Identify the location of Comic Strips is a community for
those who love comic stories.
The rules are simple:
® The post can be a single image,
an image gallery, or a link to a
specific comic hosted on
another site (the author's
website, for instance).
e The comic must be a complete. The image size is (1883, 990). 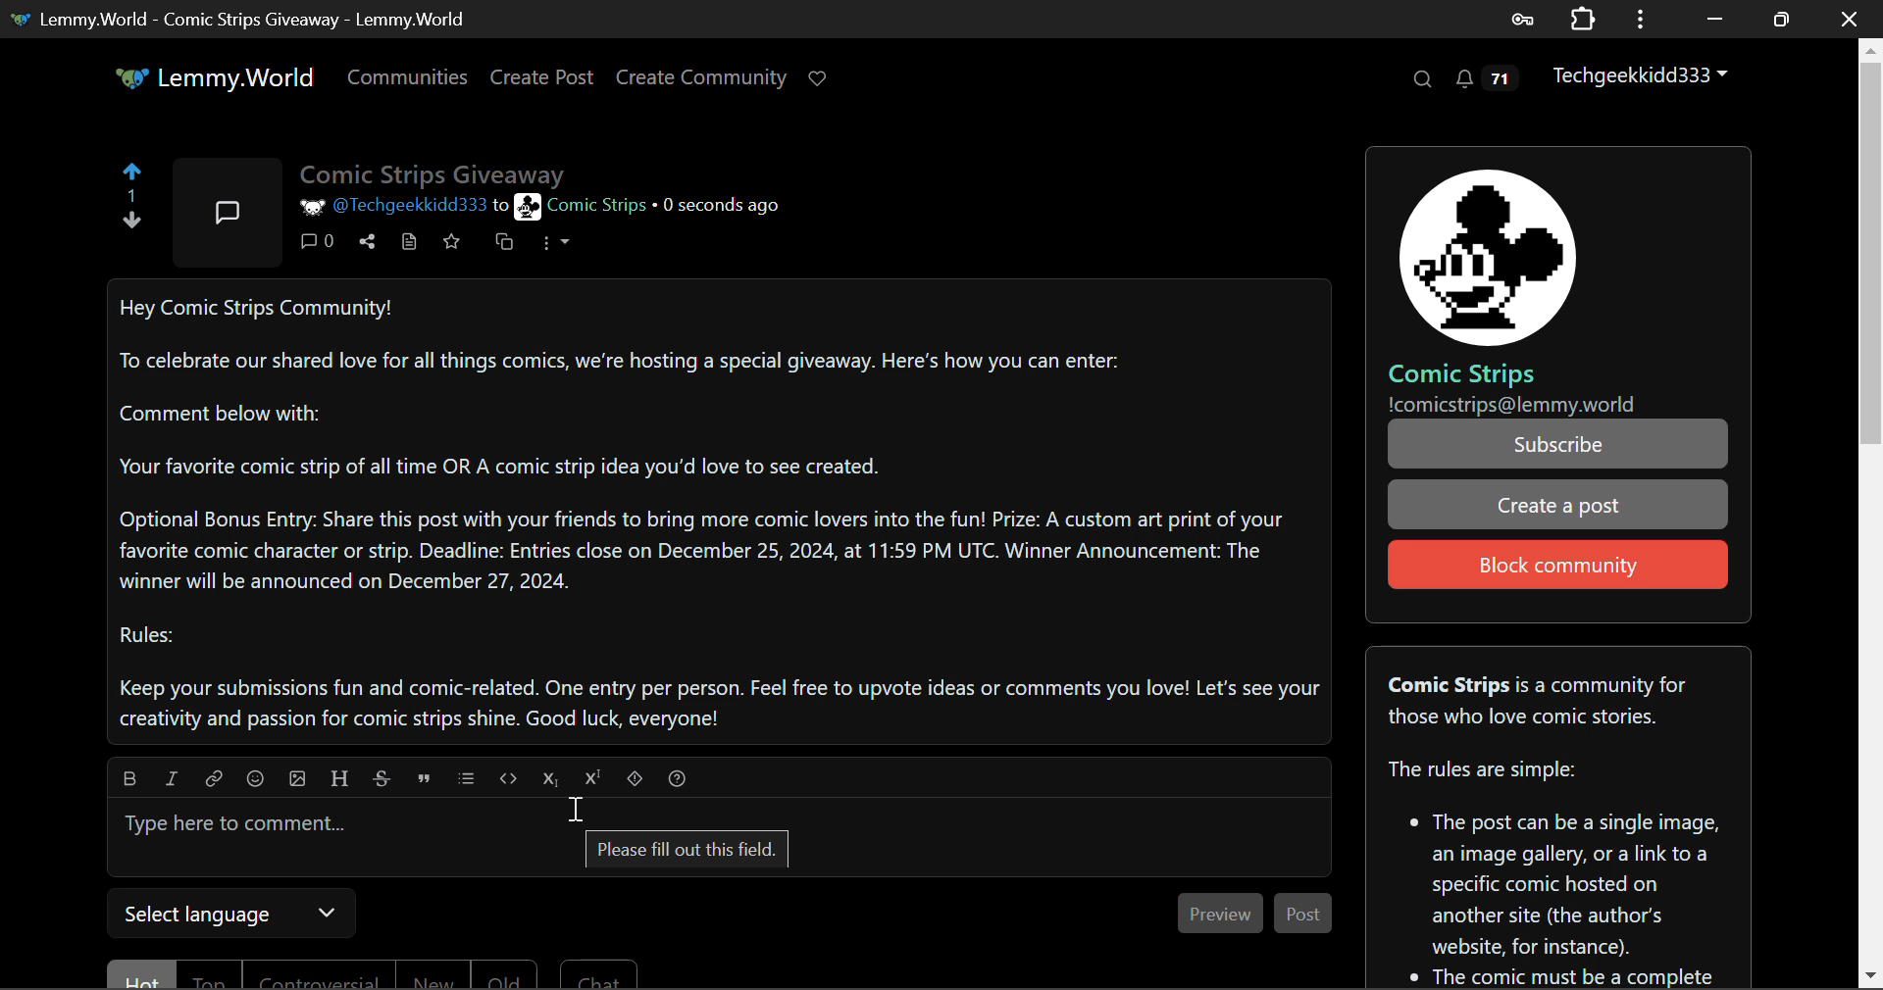
(1558, 817).